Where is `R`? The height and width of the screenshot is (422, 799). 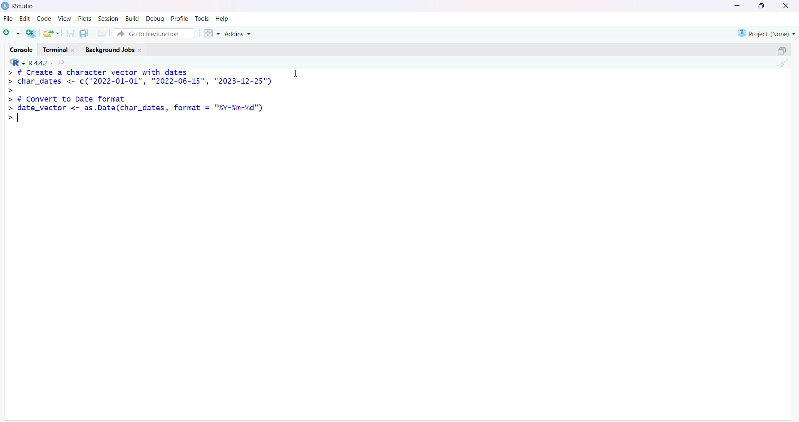
R is located at coordinates (14, 62).